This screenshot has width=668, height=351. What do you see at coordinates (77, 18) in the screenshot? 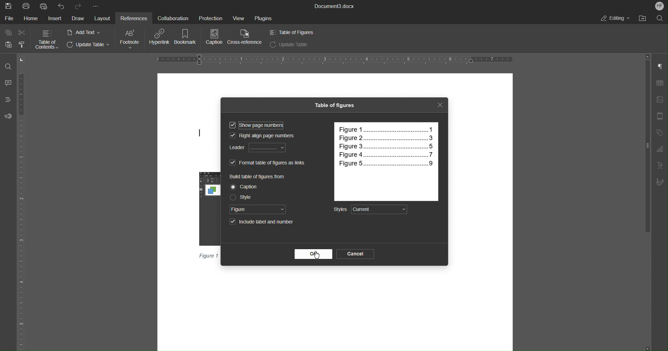
I see `Draw` at bounding box center [77, 18].